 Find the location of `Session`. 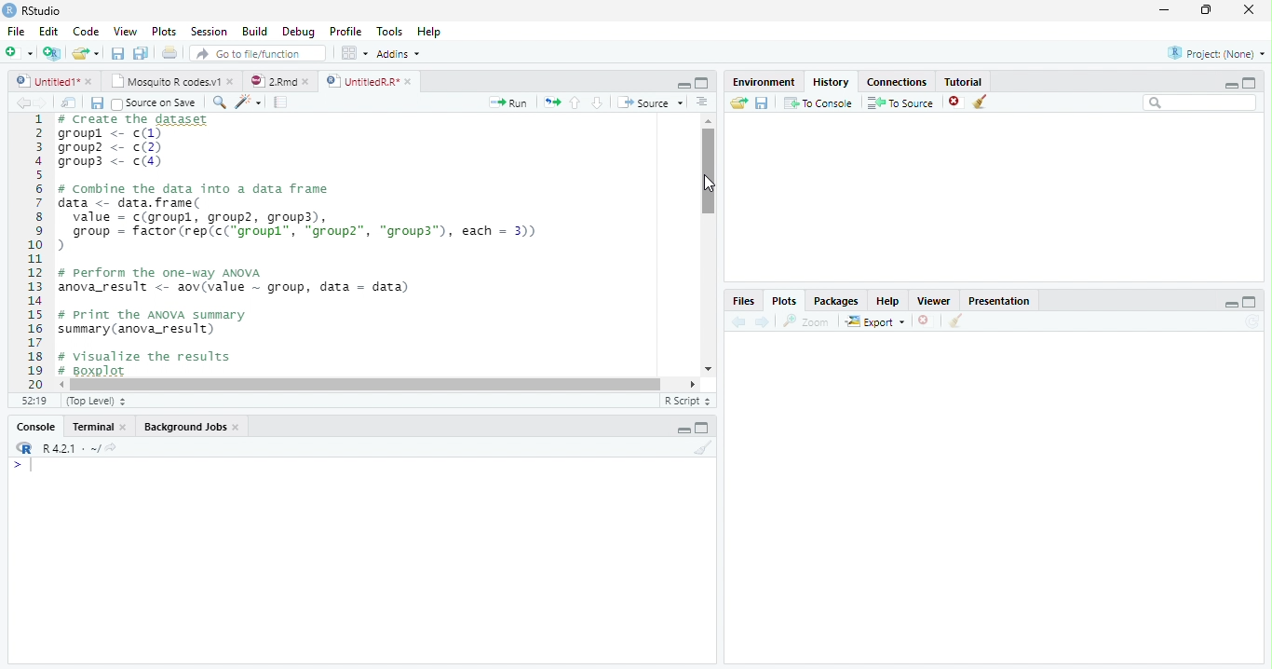

Session is located at coordinates (210, 32).